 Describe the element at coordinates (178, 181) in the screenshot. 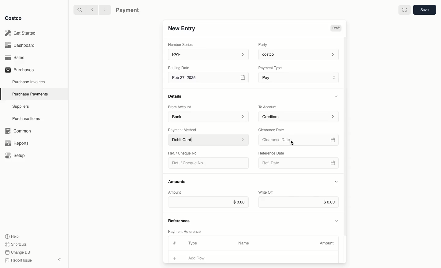

I see `Amounts` at that location.